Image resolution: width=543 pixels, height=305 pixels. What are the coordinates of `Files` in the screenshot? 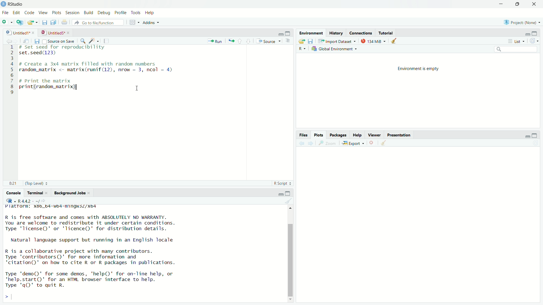 It's located at (304, 135).